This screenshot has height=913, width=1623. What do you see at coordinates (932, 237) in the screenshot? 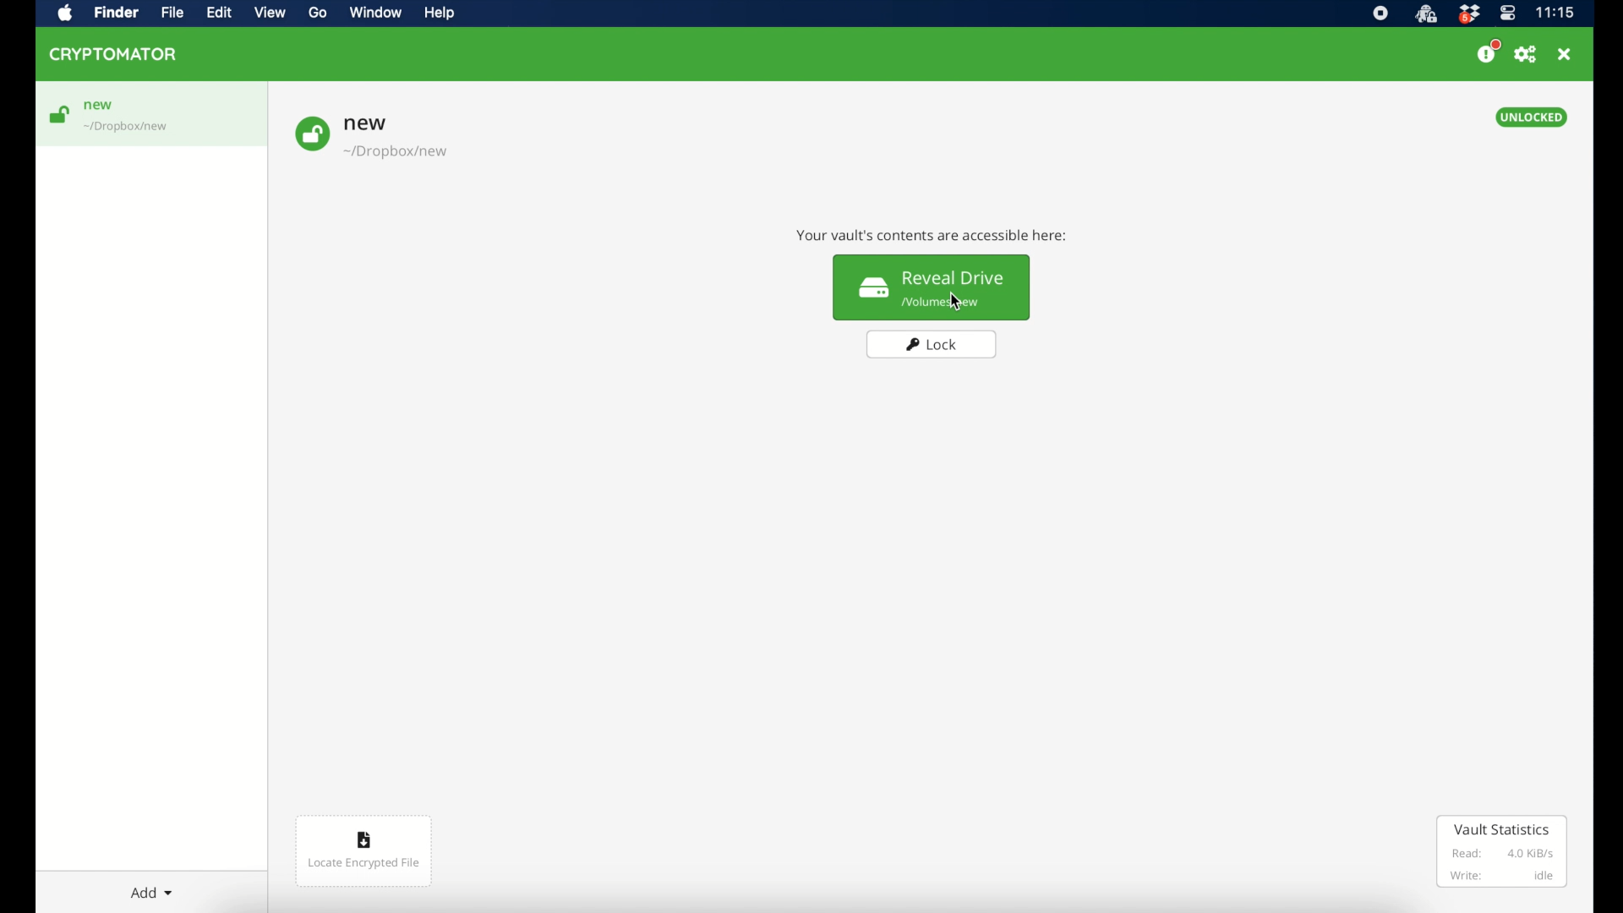
I see `info` at bounding box center [932, 237].